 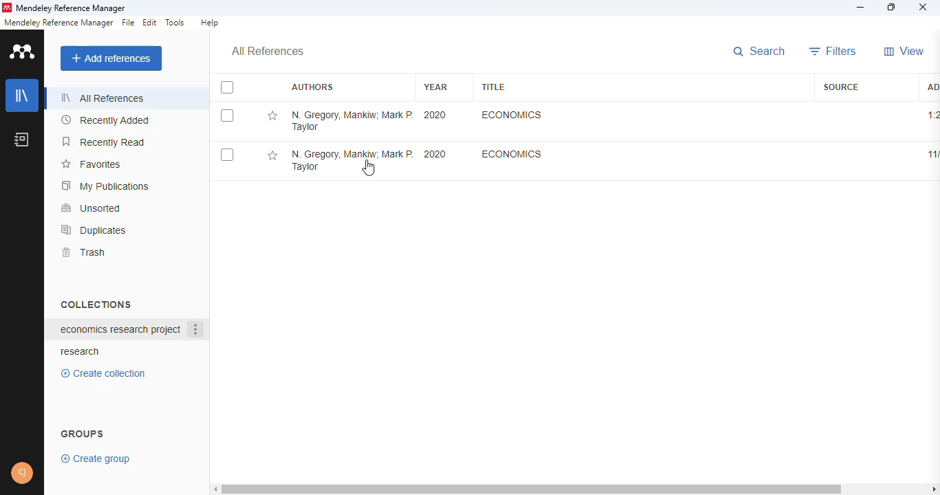 I want to click on unsorted, so click(x=92, y=208).